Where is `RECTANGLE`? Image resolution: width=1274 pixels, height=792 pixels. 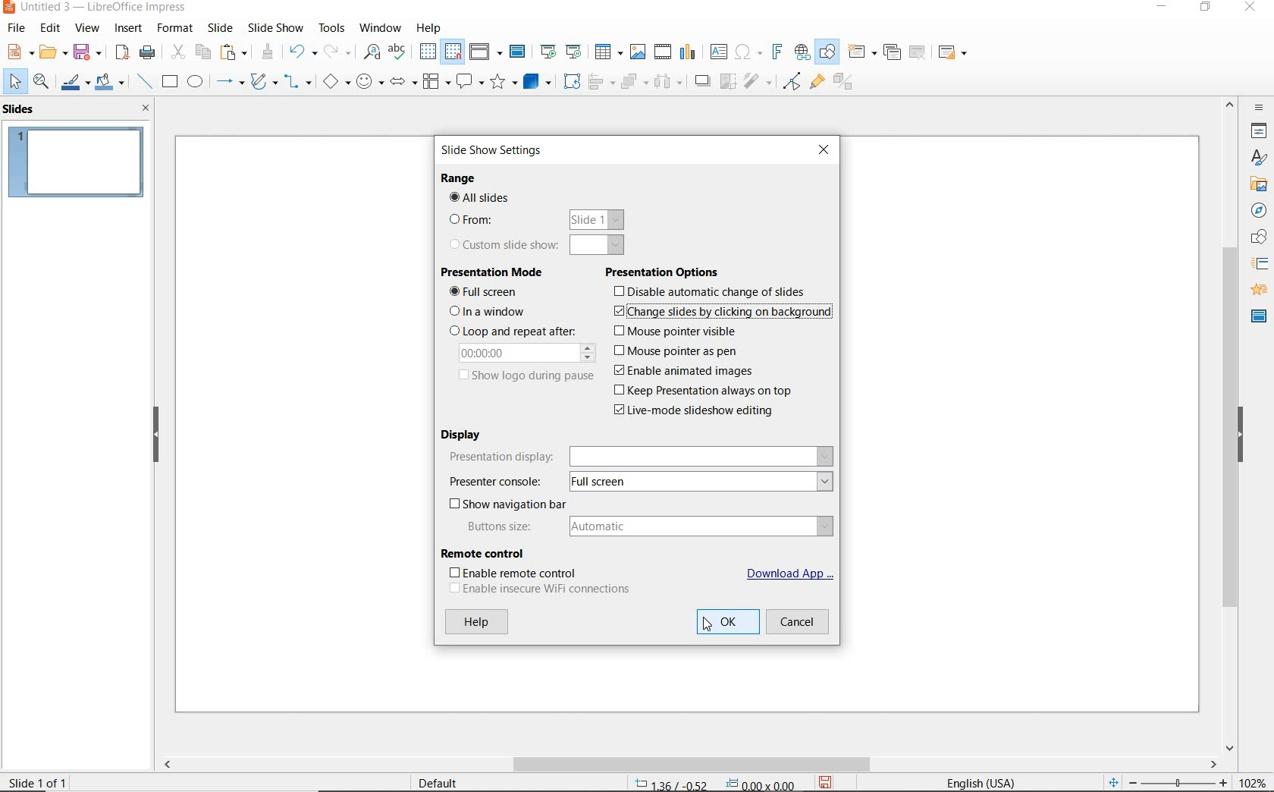 RECTANGLE is located at coordinates (171, 81).